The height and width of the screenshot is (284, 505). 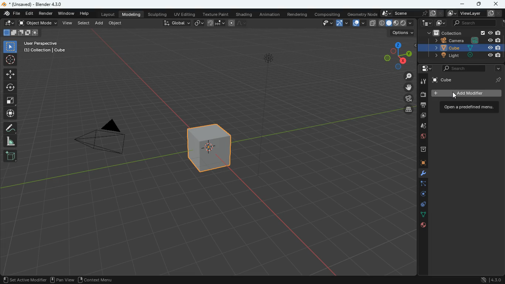 I want to click on dimensions, so click(x=396, y=55).